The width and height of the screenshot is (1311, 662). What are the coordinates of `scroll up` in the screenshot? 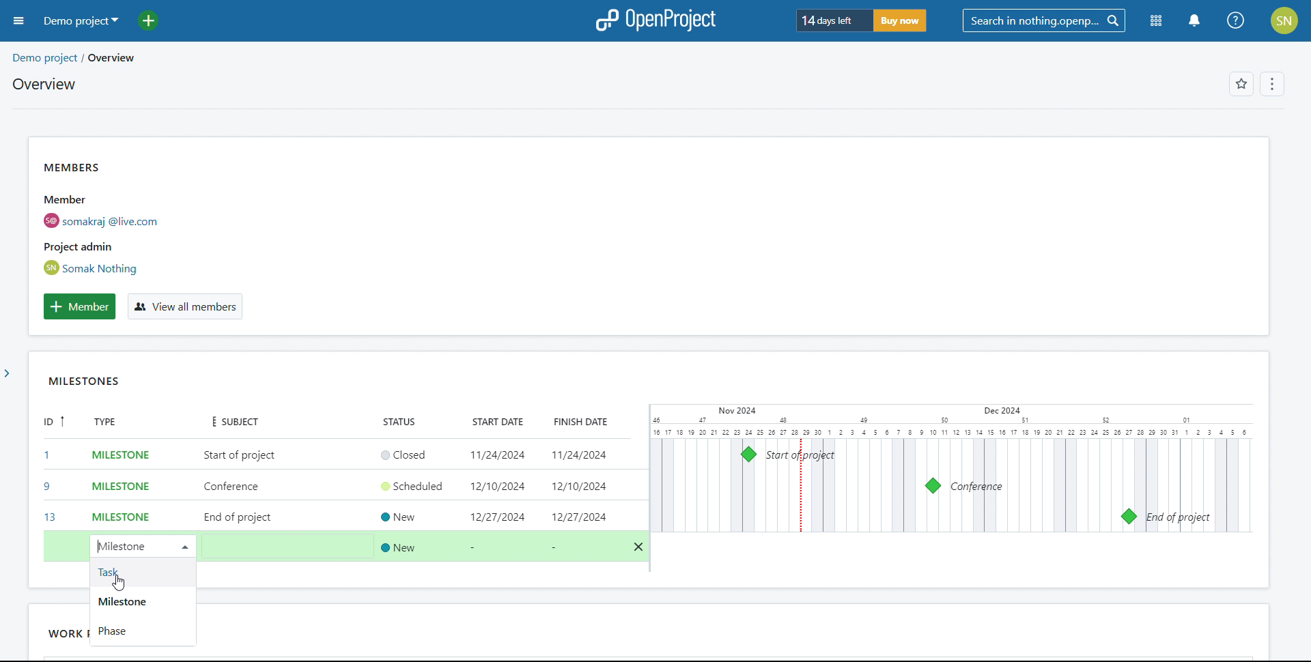 It's located at (1302, 48).